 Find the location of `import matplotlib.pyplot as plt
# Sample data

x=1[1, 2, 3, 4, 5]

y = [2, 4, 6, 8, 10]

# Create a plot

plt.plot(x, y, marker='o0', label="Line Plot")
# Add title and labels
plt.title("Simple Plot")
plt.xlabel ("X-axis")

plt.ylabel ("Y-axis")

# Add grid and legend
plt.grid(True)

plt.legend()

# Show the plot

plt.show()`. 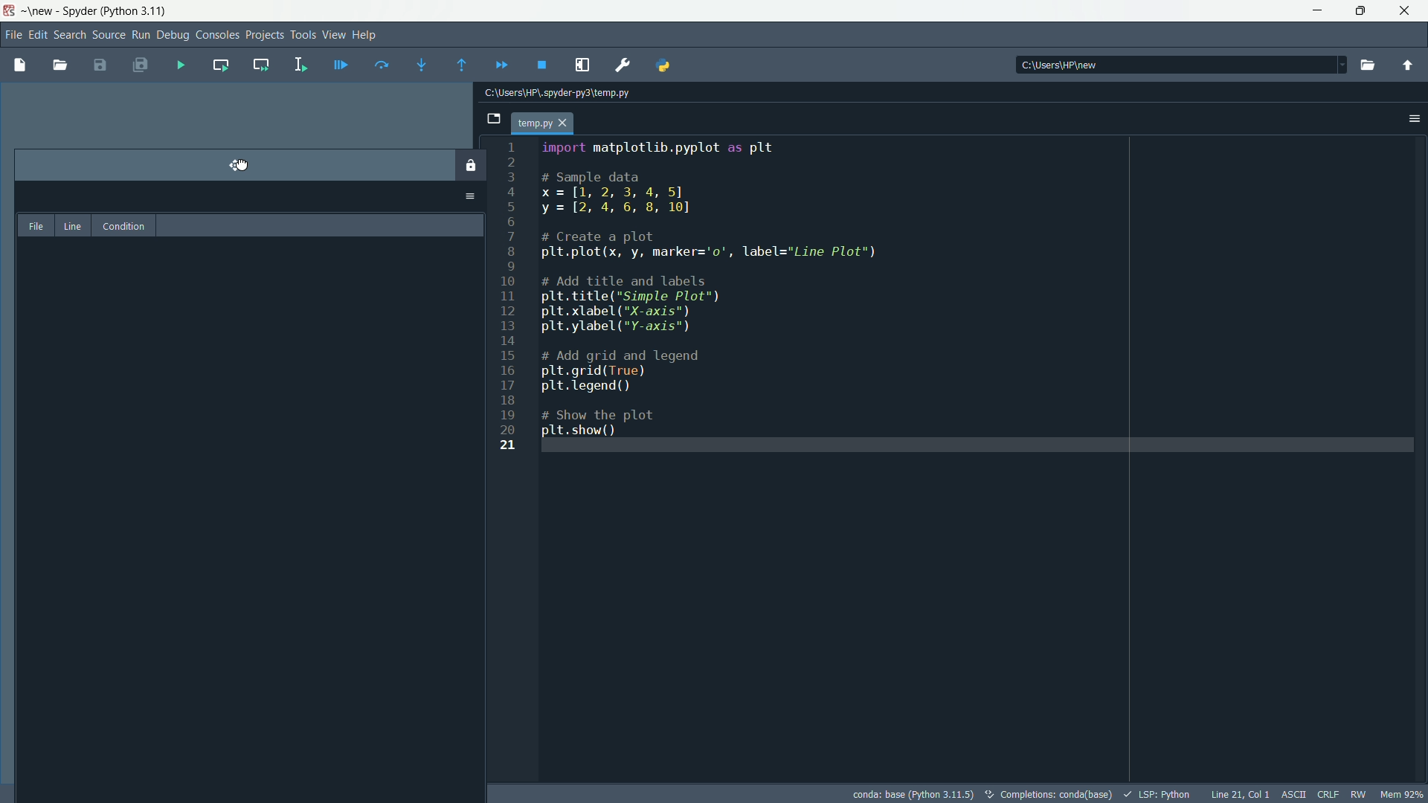

import matplotlib.pyplot as plt
# Sample data

x=1[1, 2, 3, 4, 5]

y = [2, 4, 6, 8, 10]

# Create a plot

plt.plot(x, y, marker='o0', label="Line Plot")
# Add title and labels
plt.title("Simple Plot")
plt.xlabel ("X-axis")

plt.ylabel ("Y-axis")

# Add grid and legend
plt.grid(True)

plt.legend()

# Show the plot

plt.show() is located at coordinates (724, 288).